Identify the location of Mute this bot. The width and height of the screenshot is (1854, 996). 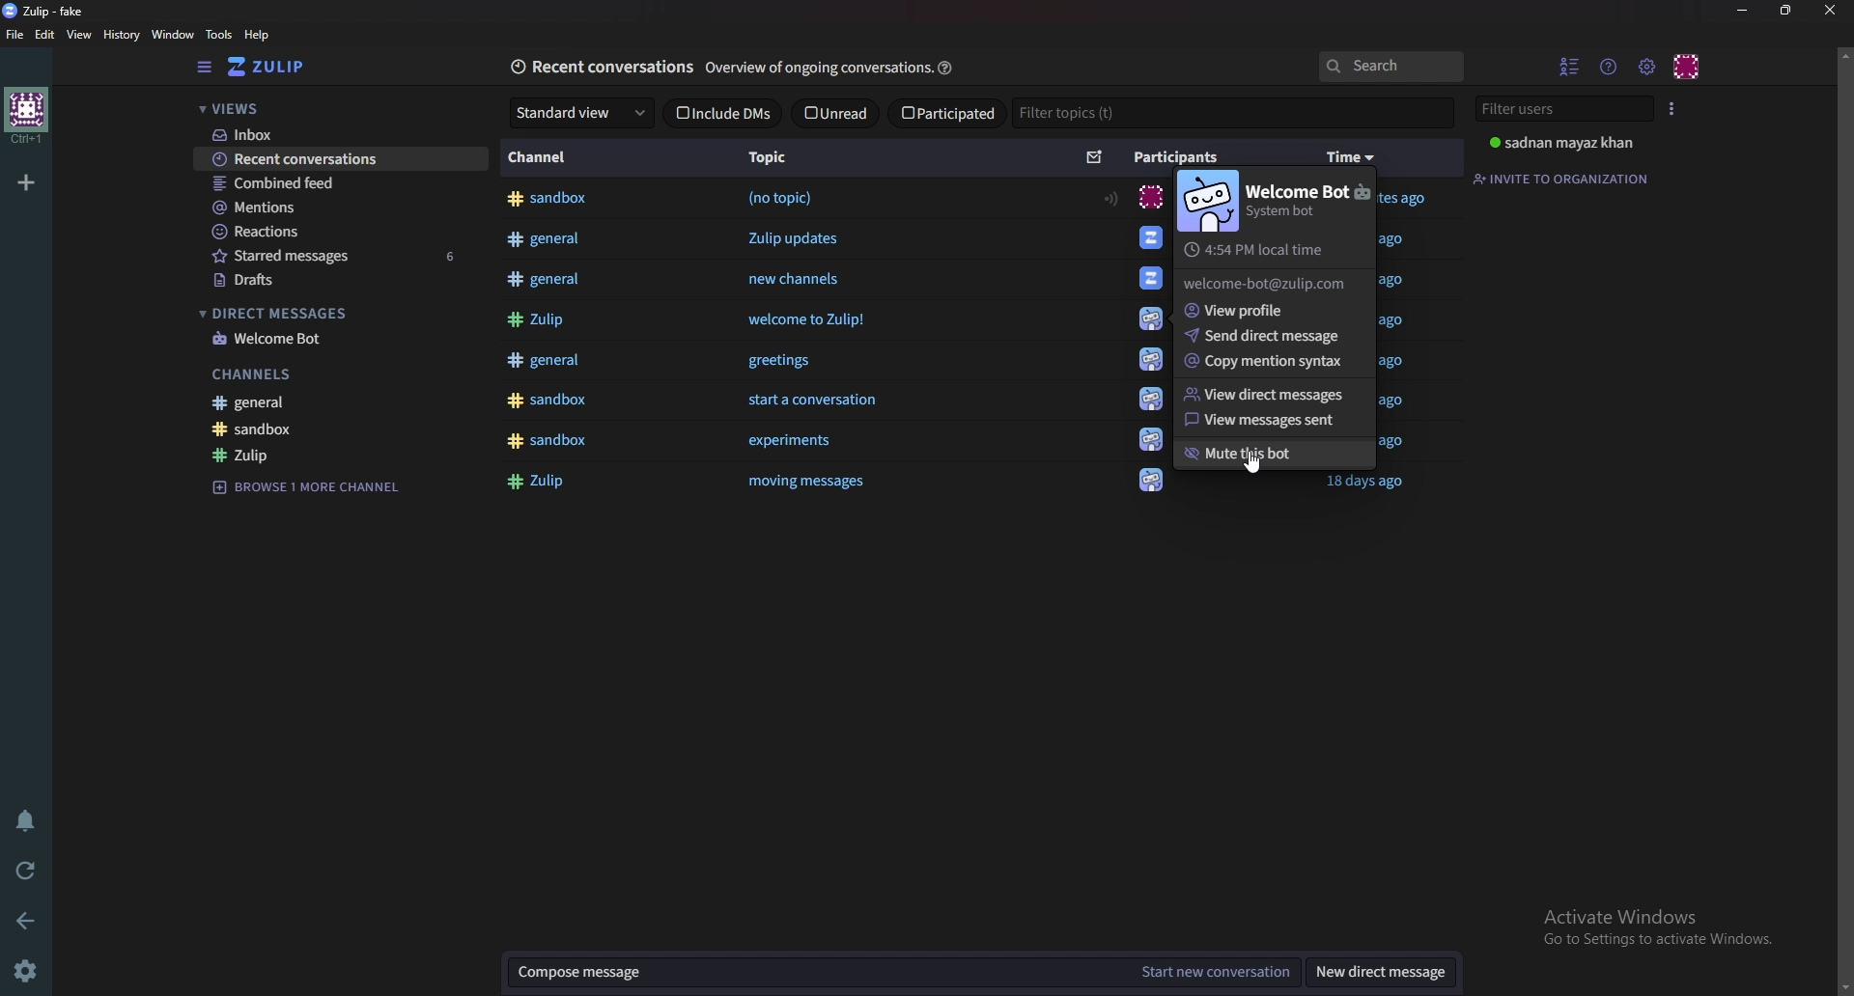
(1266, 453).